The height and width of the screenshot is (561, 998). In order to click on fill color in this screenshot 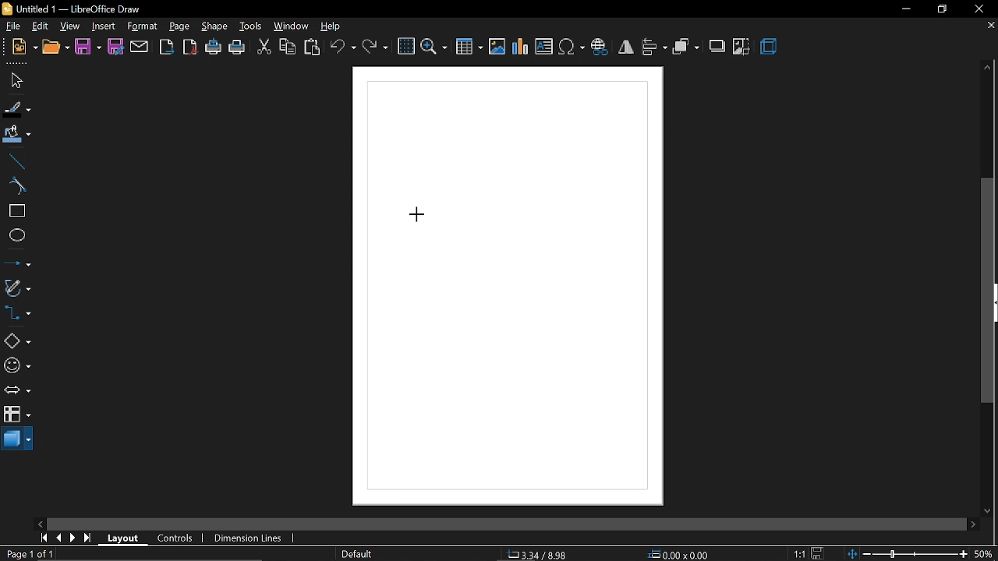, I will do `click(16, 136)`.